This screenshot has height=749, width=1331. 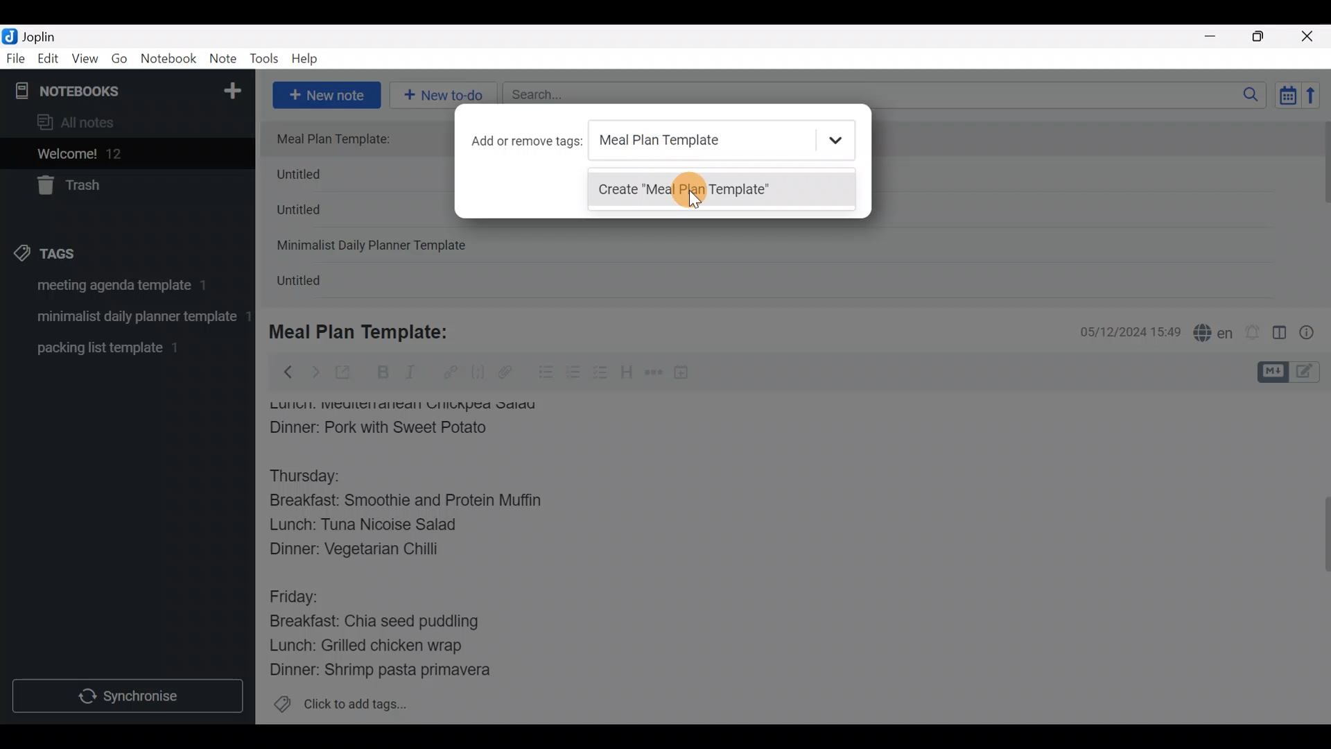 What do you see at coordinates (654, 374) in the screenshot?
I see `Horizontal rule` at bounding box center [654, 374].